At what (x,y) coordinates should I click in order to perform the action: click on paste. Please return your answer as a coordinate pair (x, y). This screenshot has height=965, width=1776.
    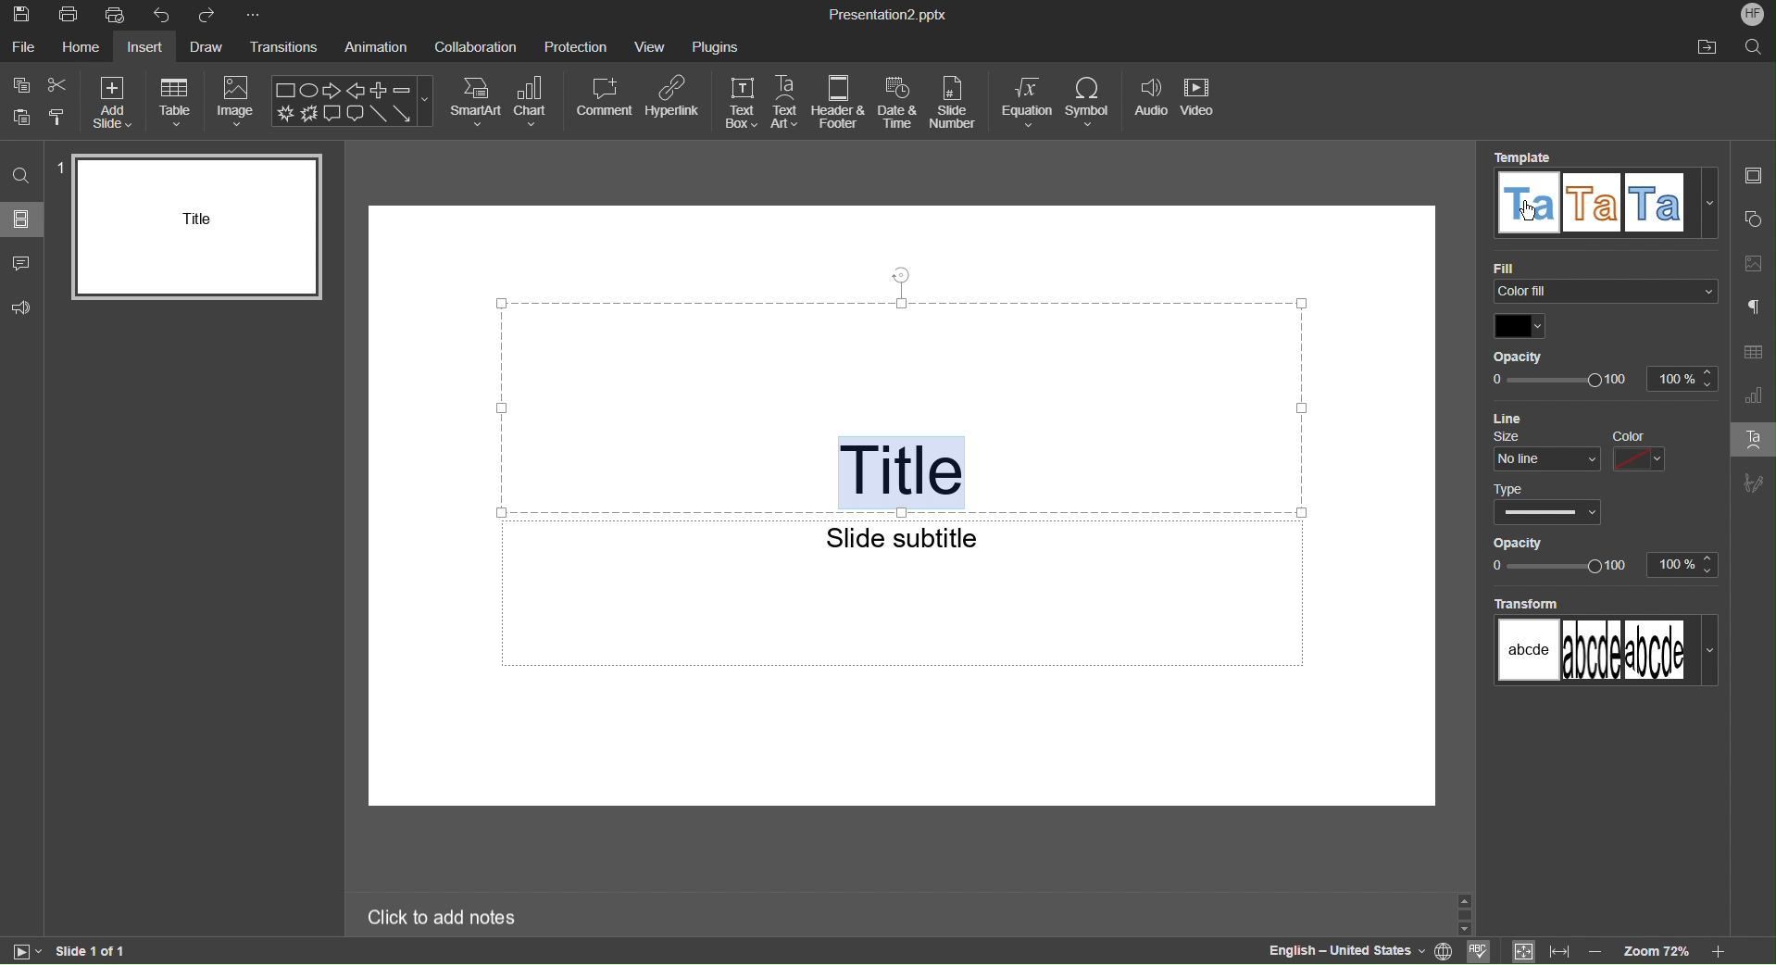
    Looking at the image, I should click on (20, 118).